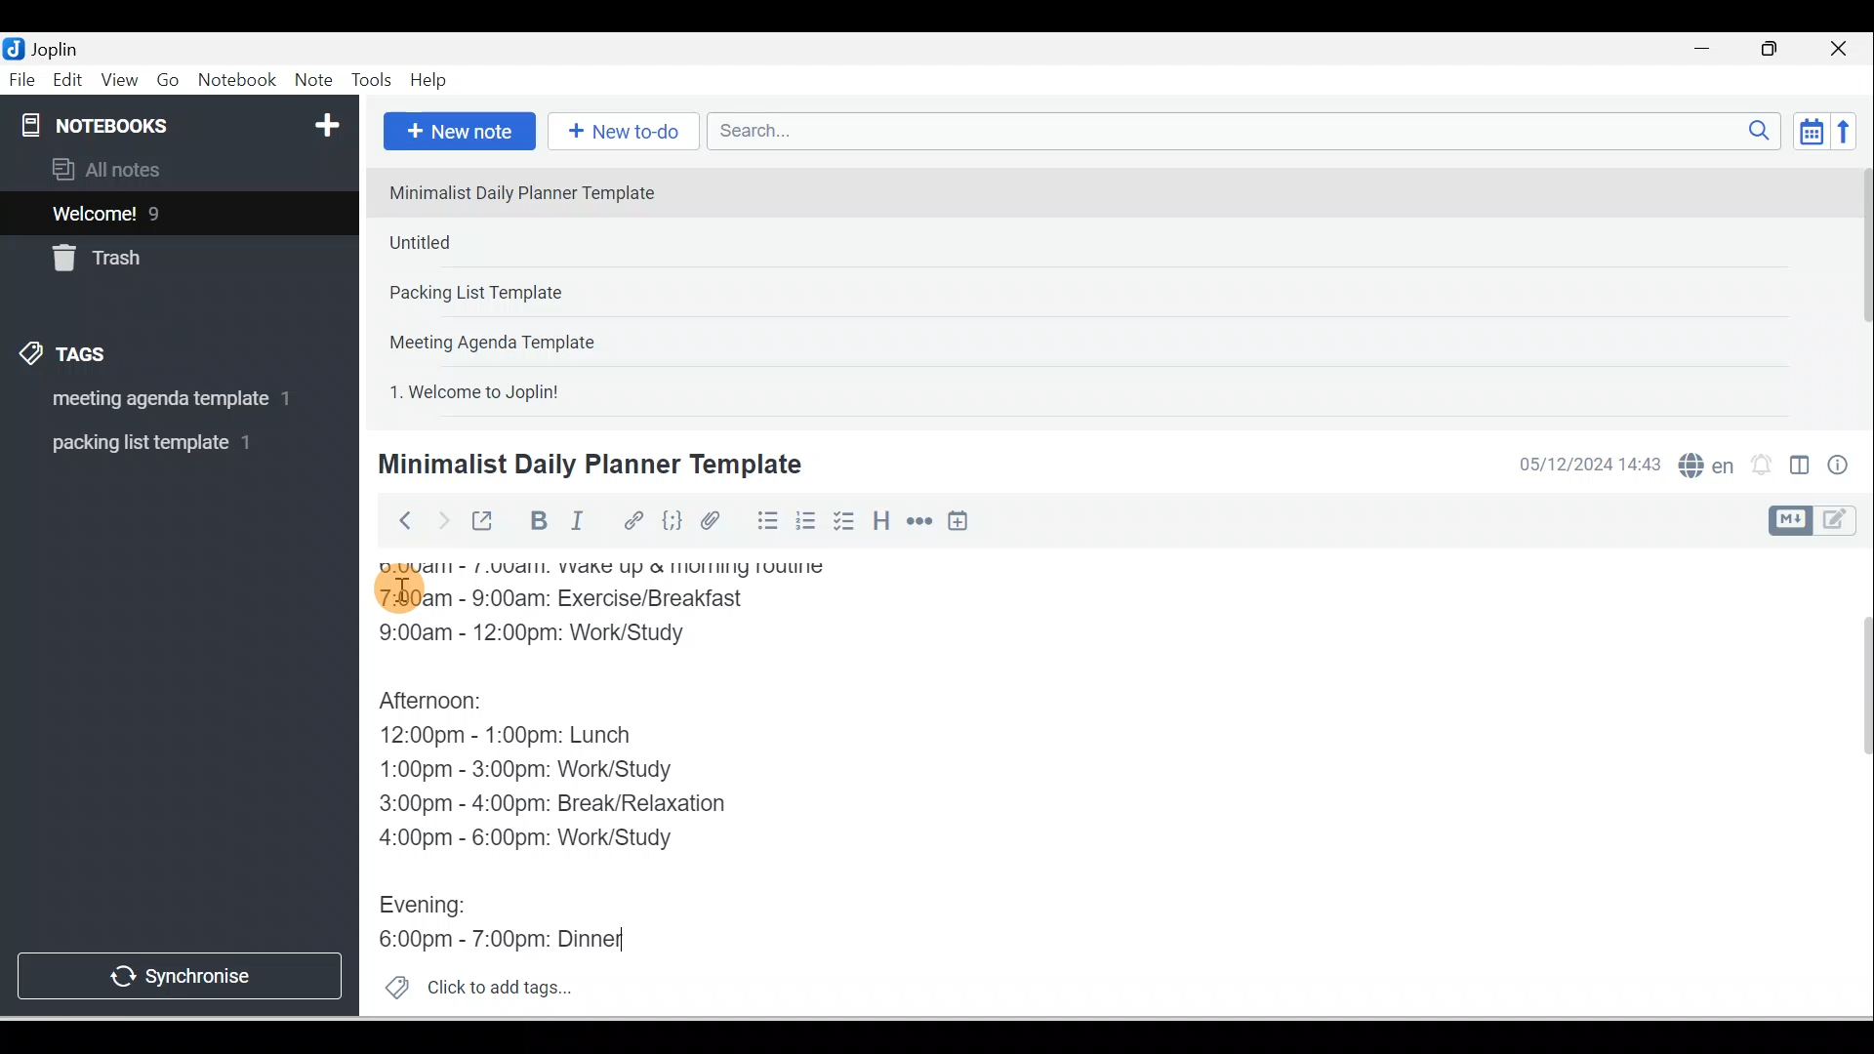 This screenshot has height=1054, width=1874. I want to click on Toggle sort order, so click(1811, 130).